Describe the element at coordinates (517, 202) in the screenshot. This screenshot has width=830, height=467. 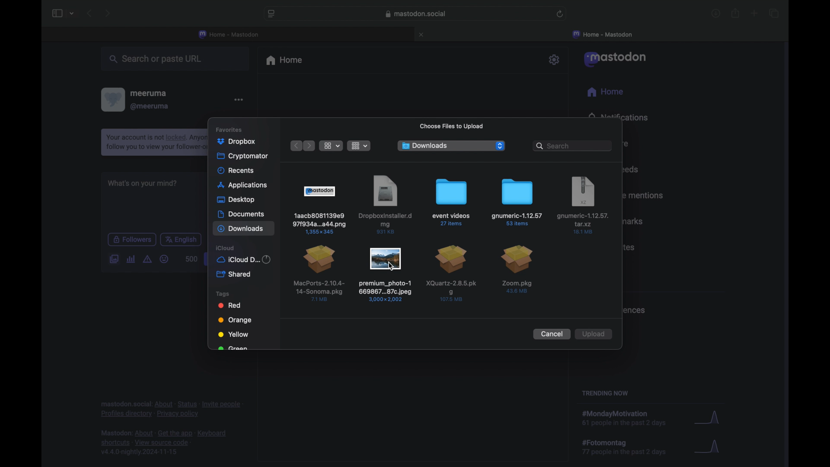
I see `folder` at that location.